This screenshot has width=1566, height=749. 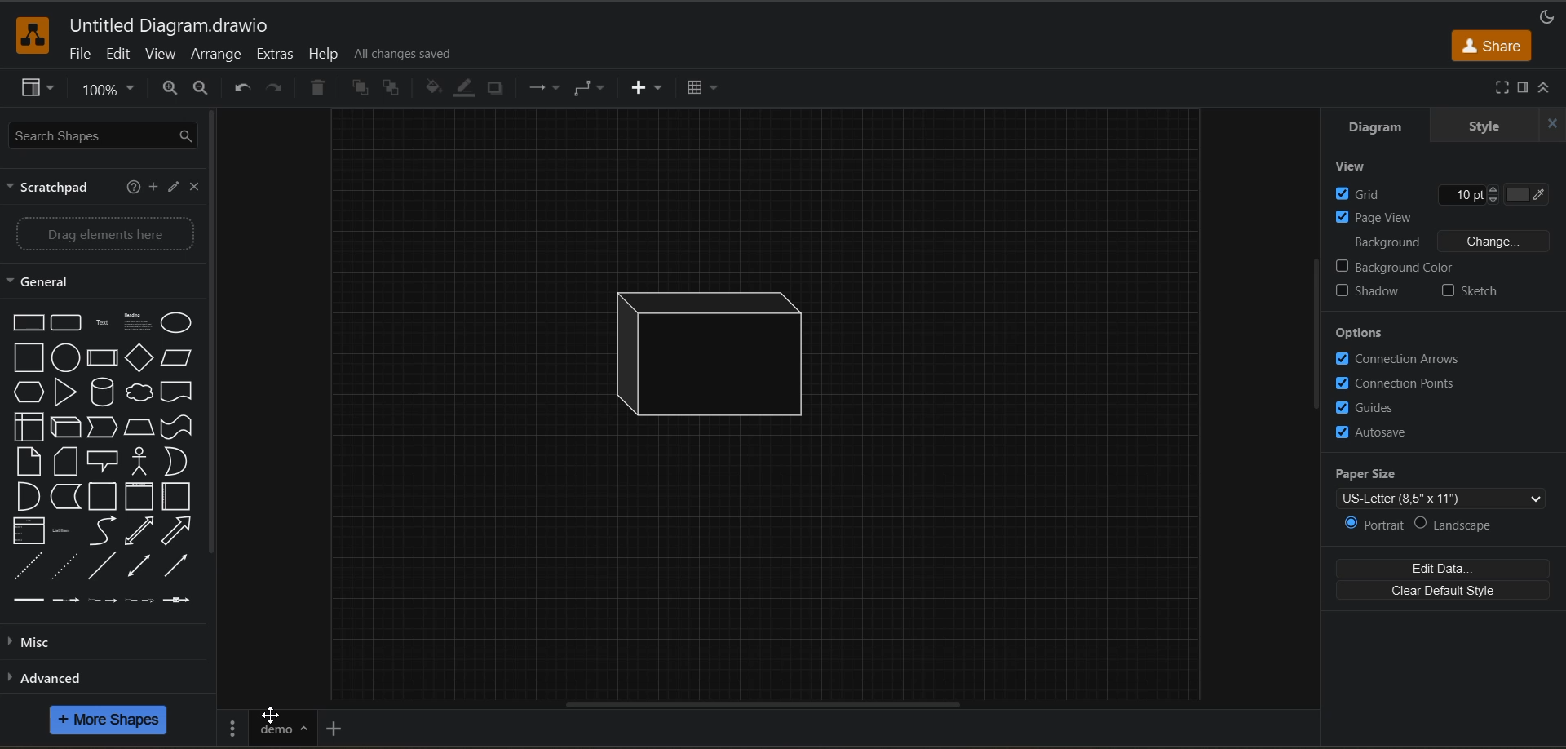 I want to click on app logo, so click(x=33, y=35).